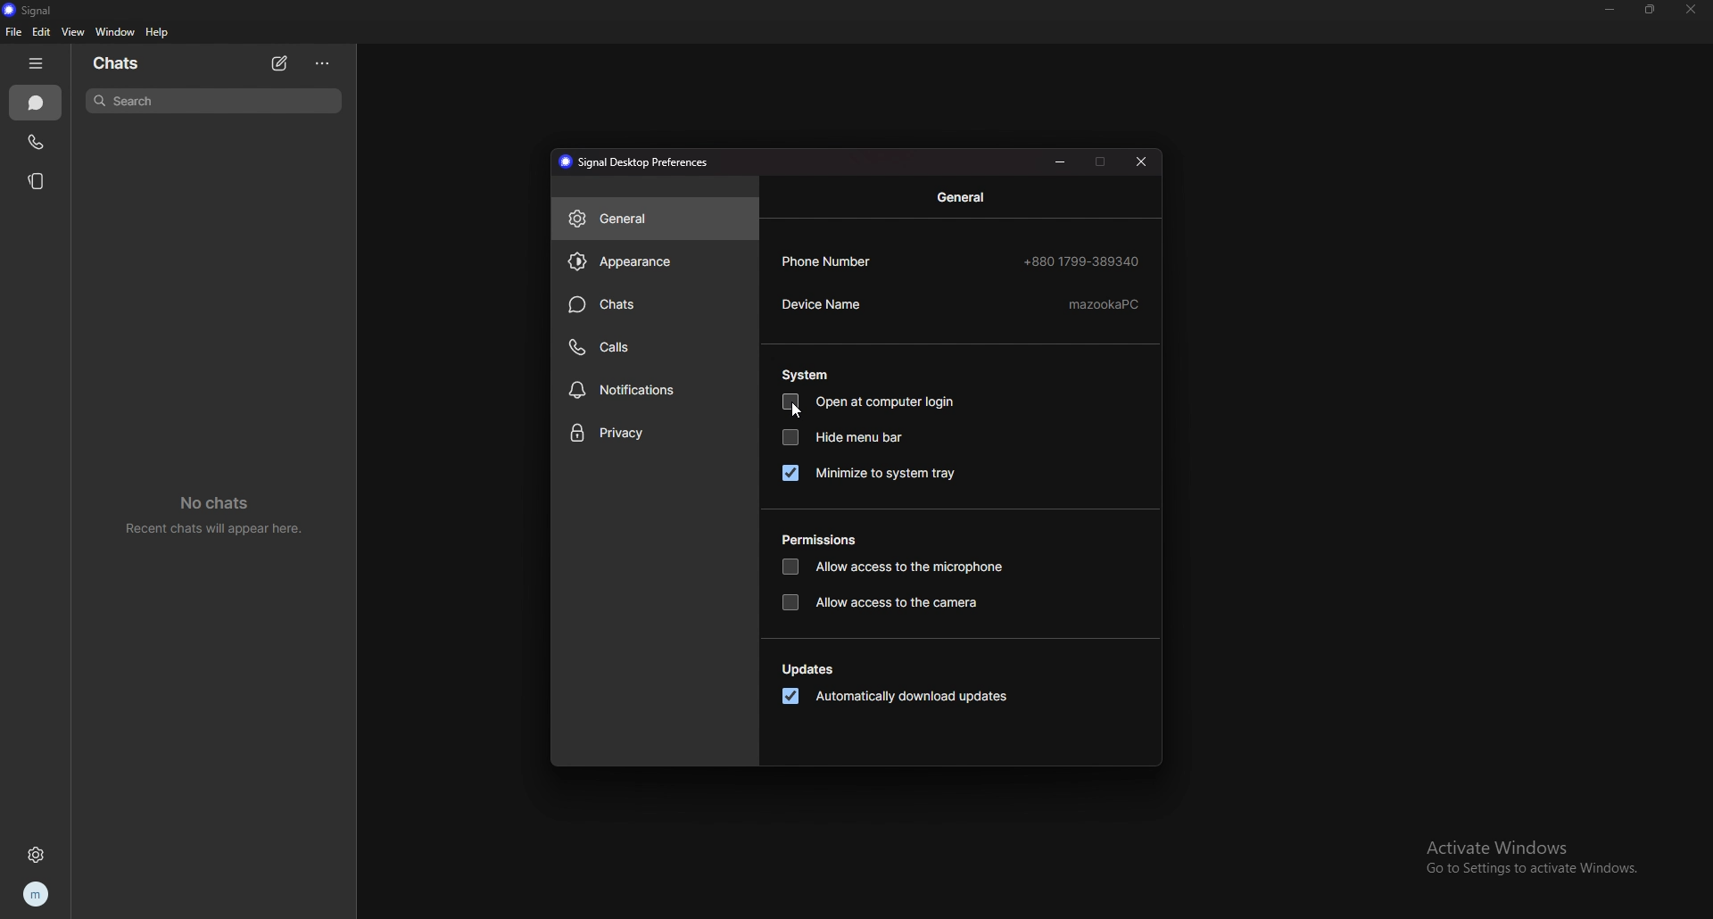  Describe the element at coordinates (1063, 161) in the screenshot. I see `minimize` at that location.